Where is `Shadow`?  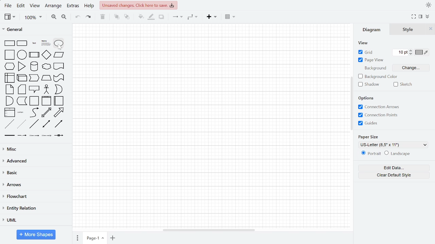 Shadow is located at coordinates (369, 85).